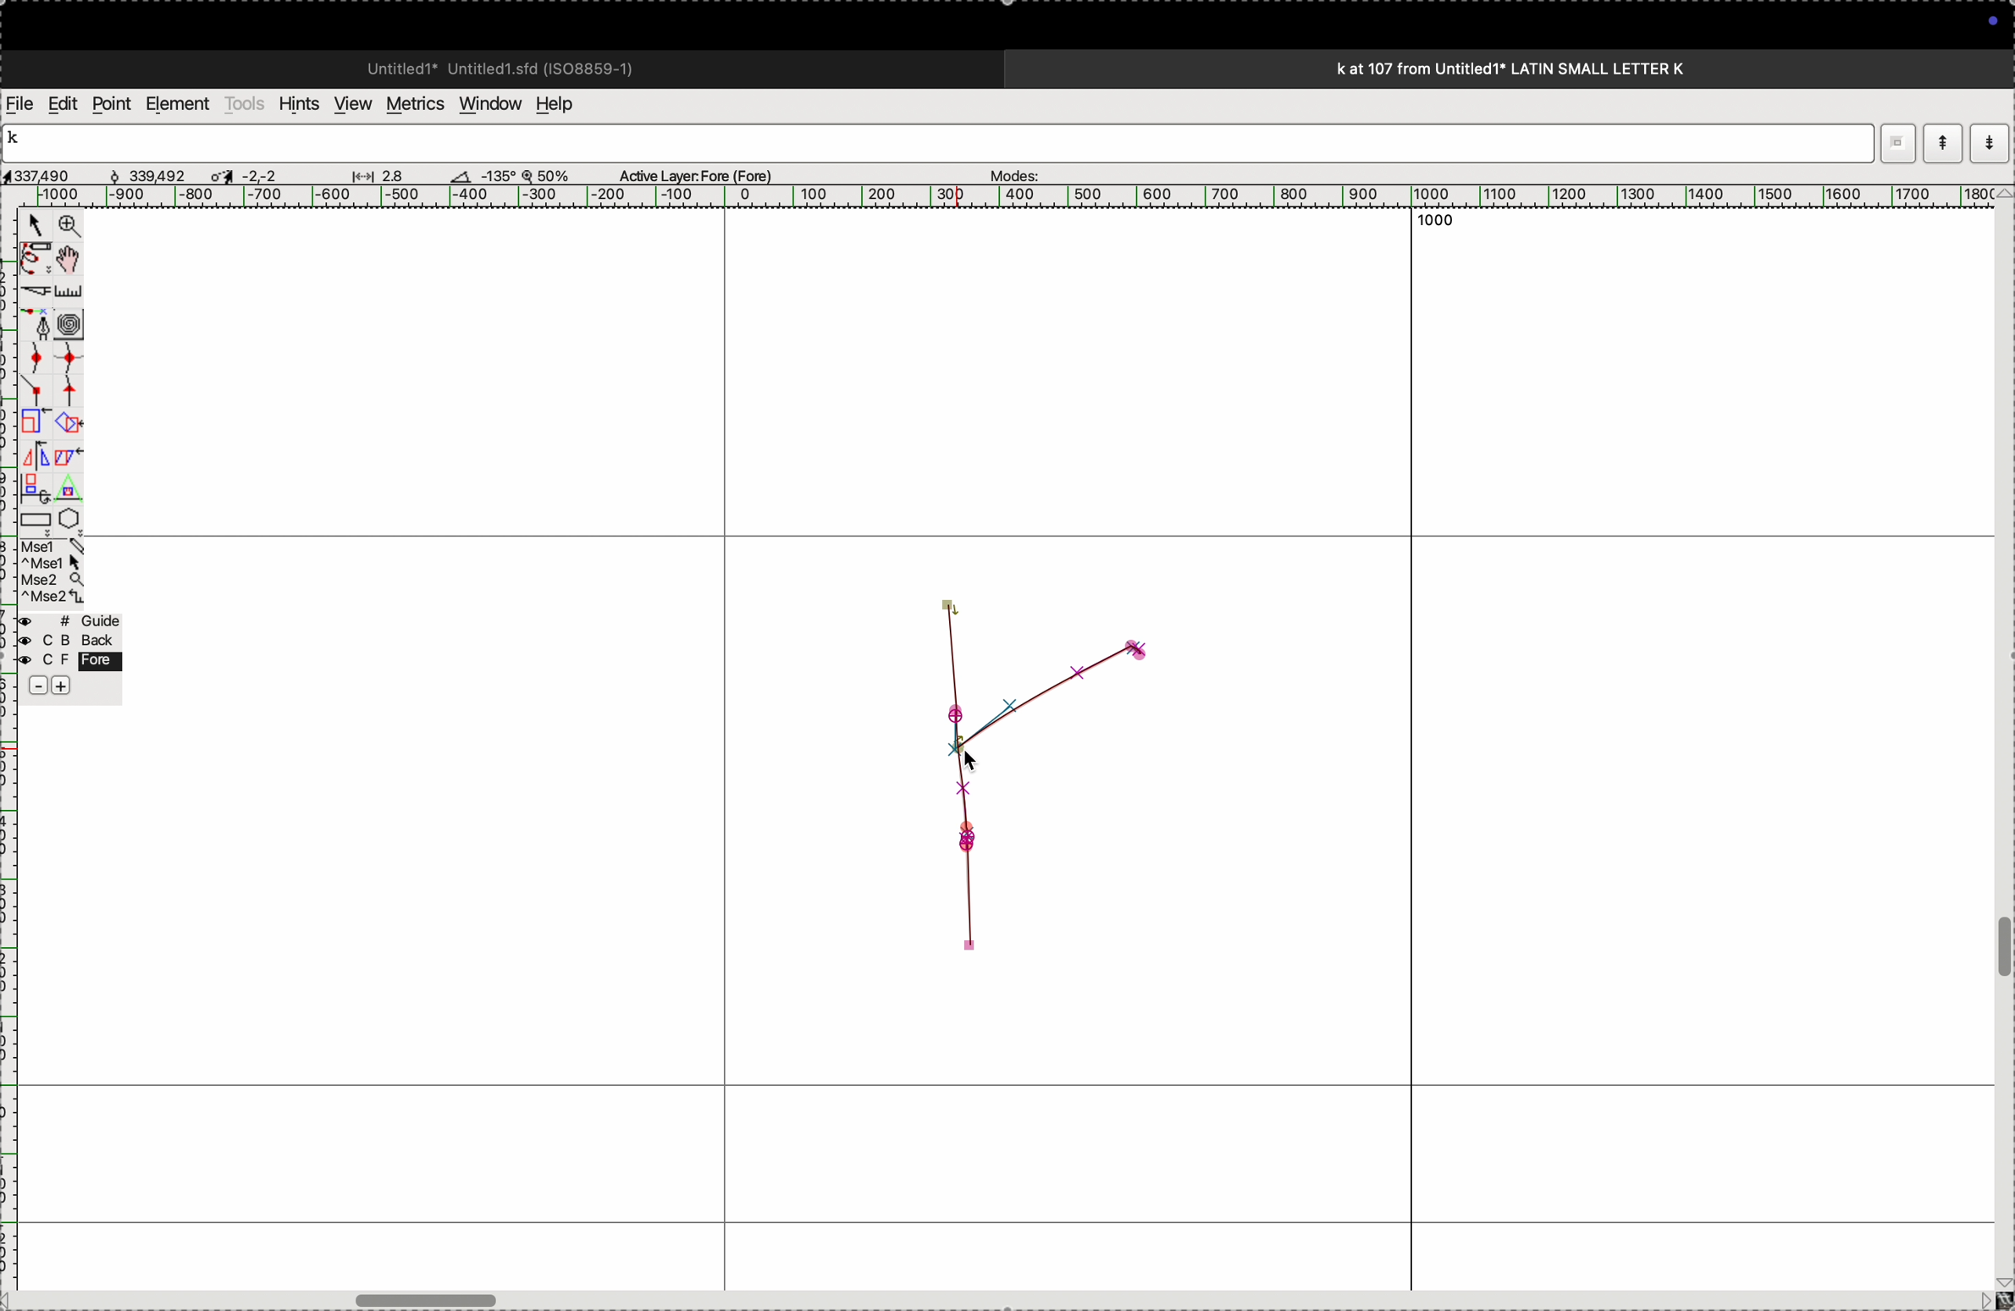 The height and width of the screenshot is (1311, 2015). Describe the element at coordinates (69, 655) in the screenshot. I see `Guide` at that location.